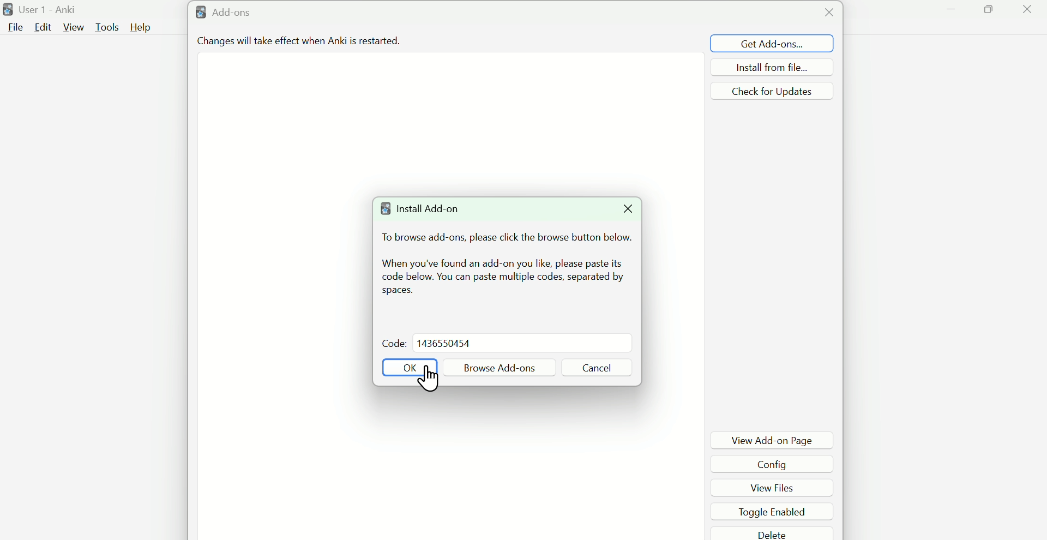  What do you see at coordinates (772, 91) in the screenshot?
I see `check for updates` at bounding box center [772, 91].